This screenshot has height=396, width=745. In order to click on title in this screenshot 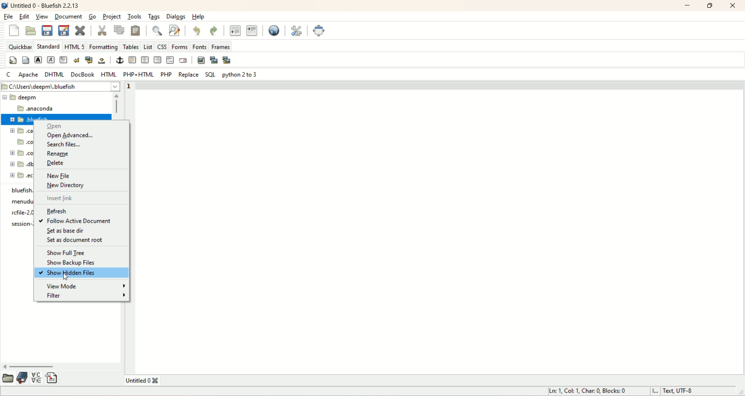, I will do `click(46, 5)`.